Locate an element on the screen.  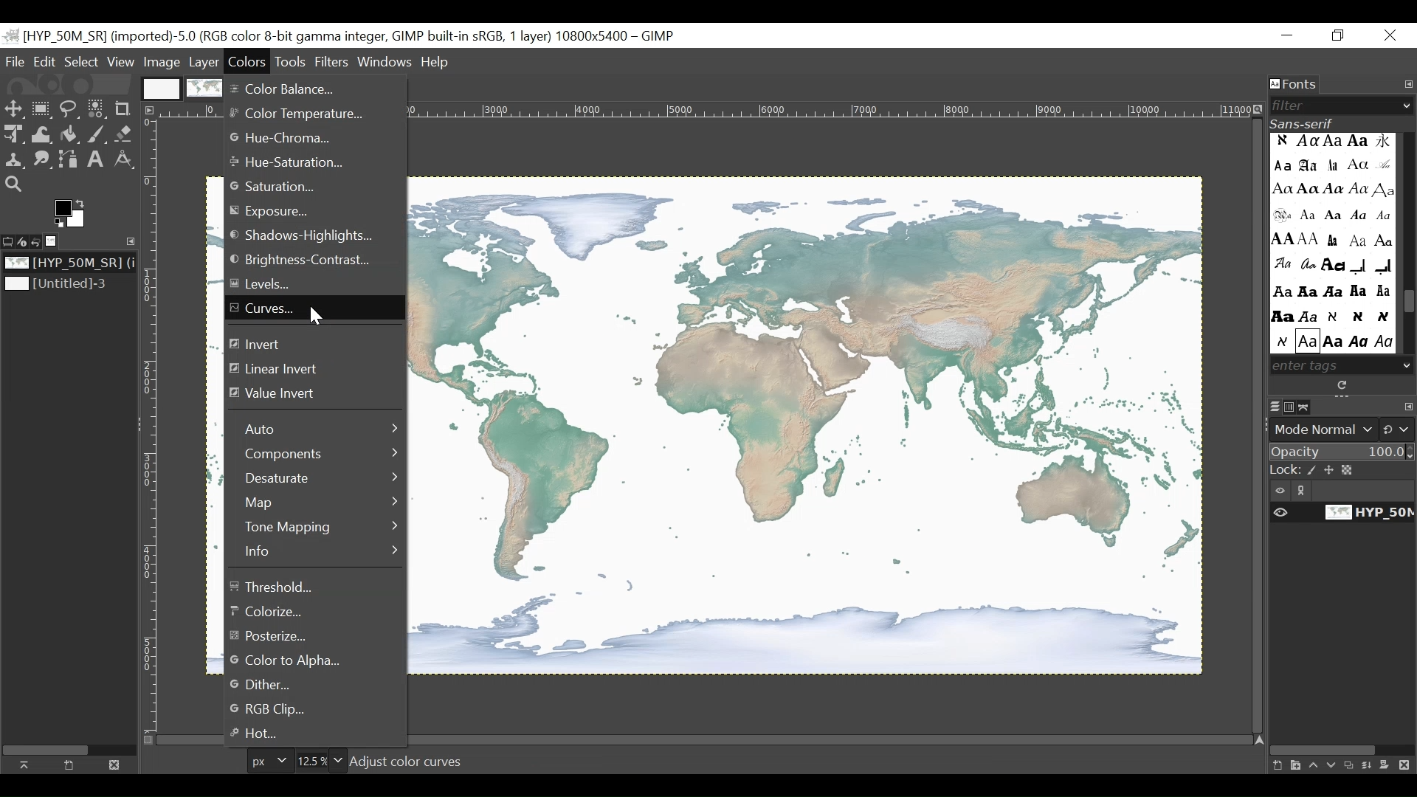
Undo History is located at coordinates (41, 242).